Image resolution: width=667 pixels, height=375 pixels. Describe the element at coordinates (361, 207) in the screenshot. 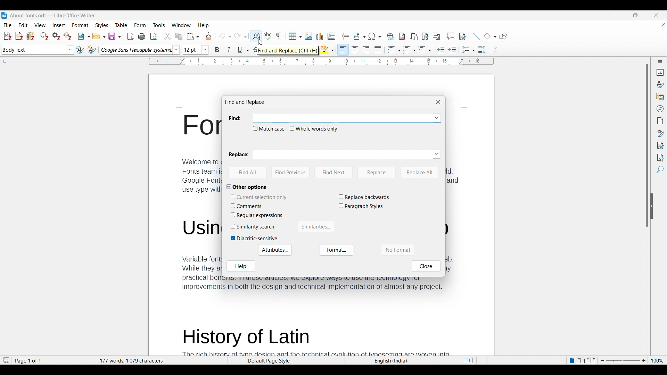

I see `Toggle for Paragraph Styles` at that location.